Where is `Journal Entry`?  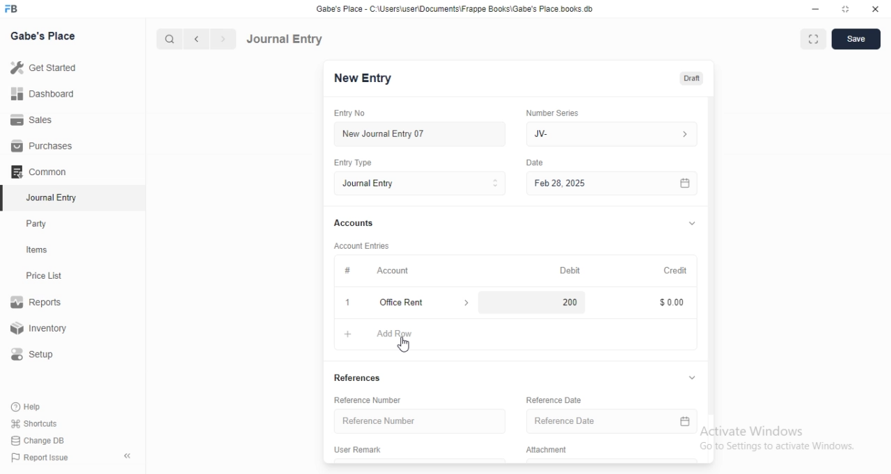 Journal Entry is located at coordinates (285, 39).